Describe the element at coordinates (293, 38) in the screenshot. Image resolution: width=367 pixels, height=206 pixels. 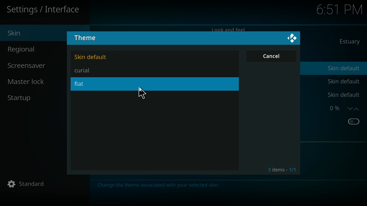
I see `kodi` at that location.